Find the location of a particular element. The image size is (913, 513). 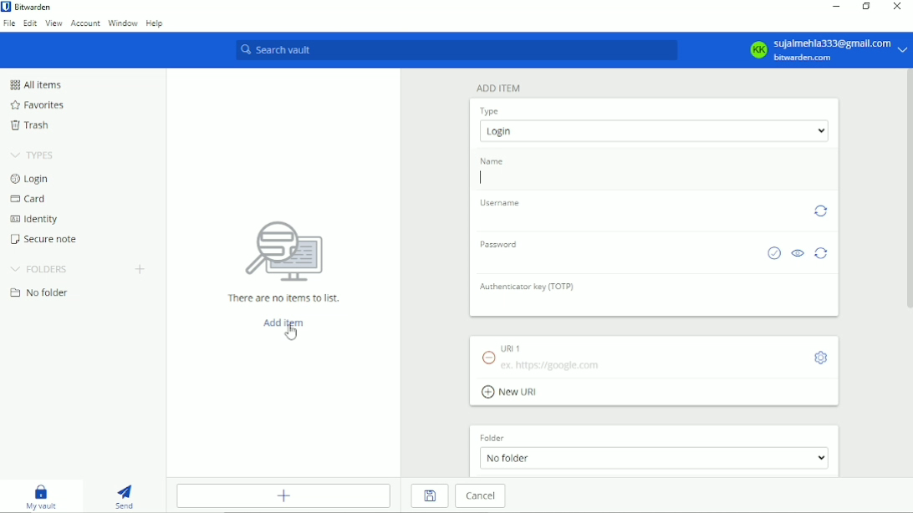

enter name is located at coordinates (653, 178).